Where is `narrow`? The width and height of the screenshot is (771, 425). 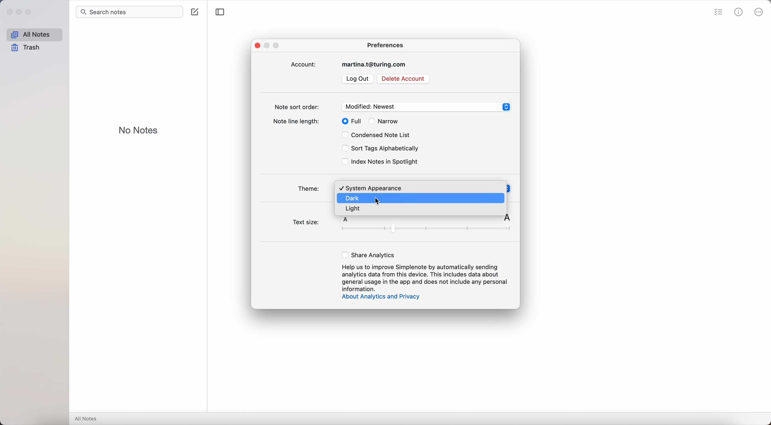 narrow is located at coordinates (384, 121).